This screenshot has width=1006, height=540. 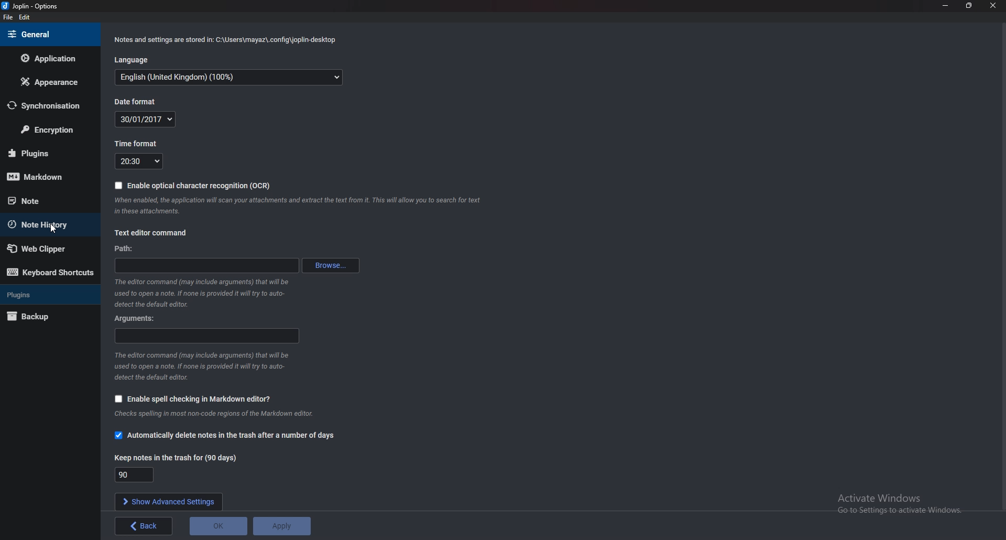 What do you see at coordinates (47, 295) in the screenshot?
I see `Plugins` at bounding box center [47, 295].